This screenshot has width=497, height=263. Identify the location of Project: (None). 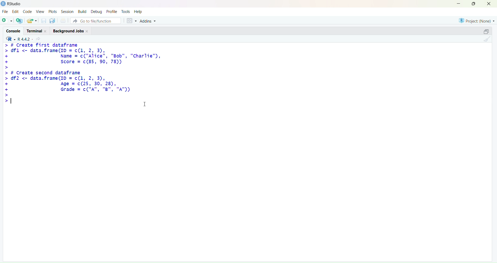
(477, 20).